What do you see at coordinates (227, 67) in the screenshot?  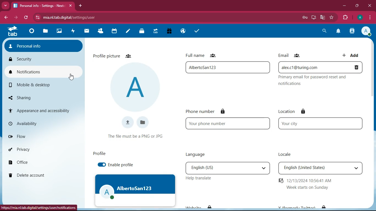 I see `AlbertoSan123` at bounding box center [227, 67].